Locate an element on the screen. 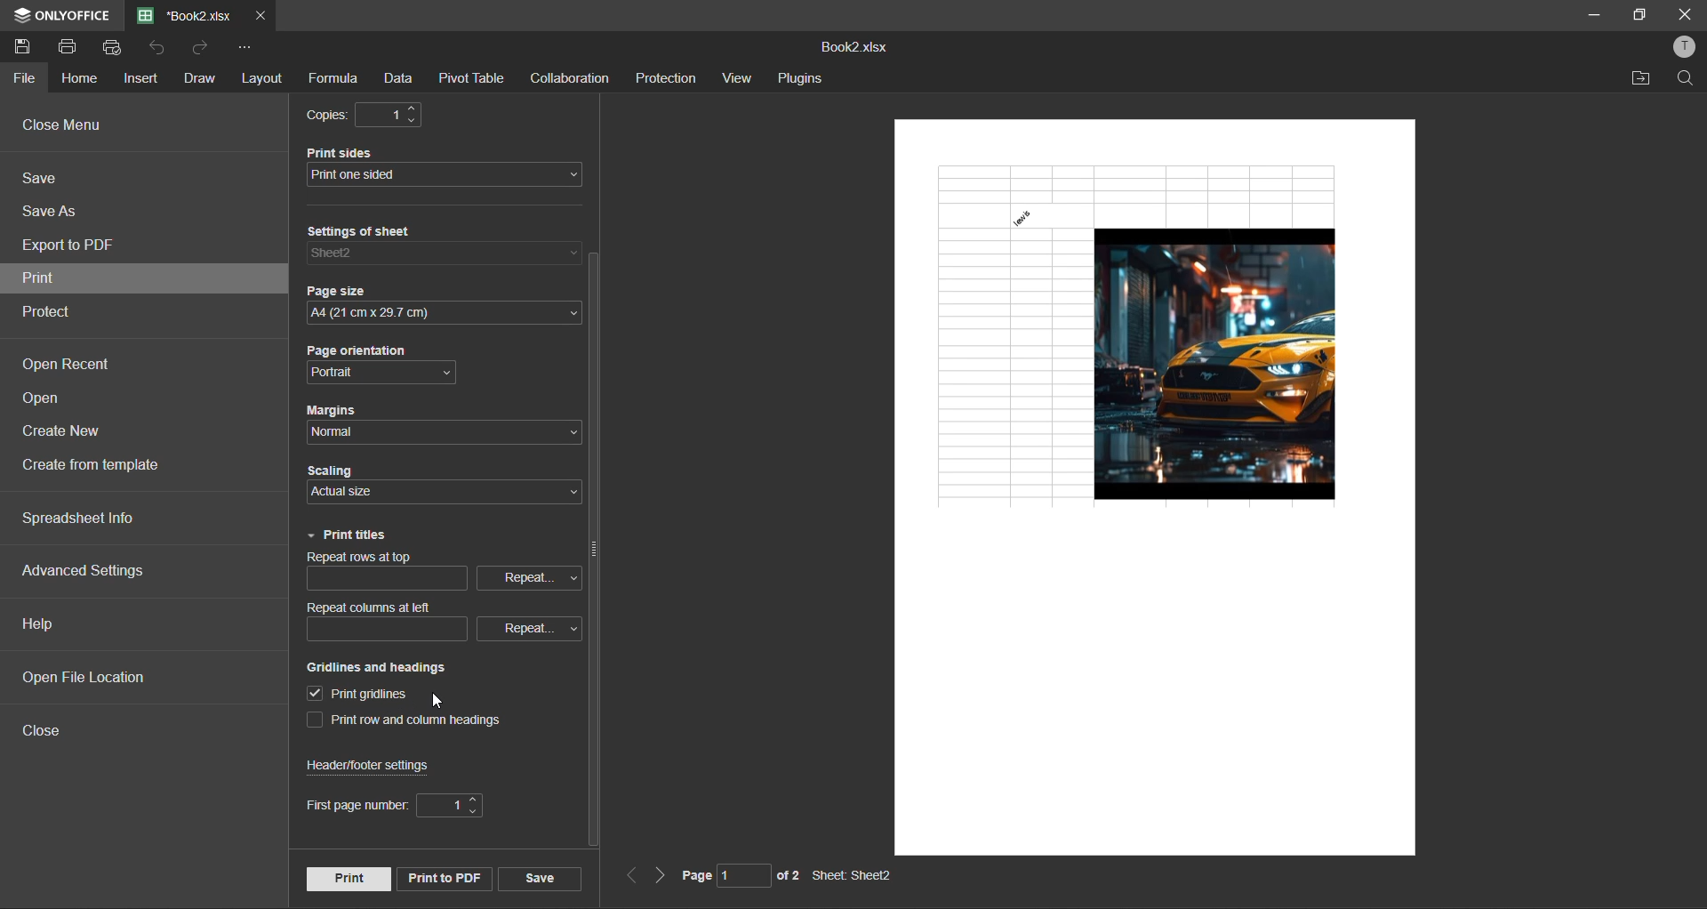 Image resolution: width=1707 pixels, height=909 pixels. close tab is located at coordinates (259, 12).